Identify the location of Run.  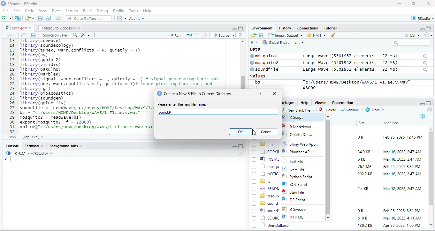
(173, 35).